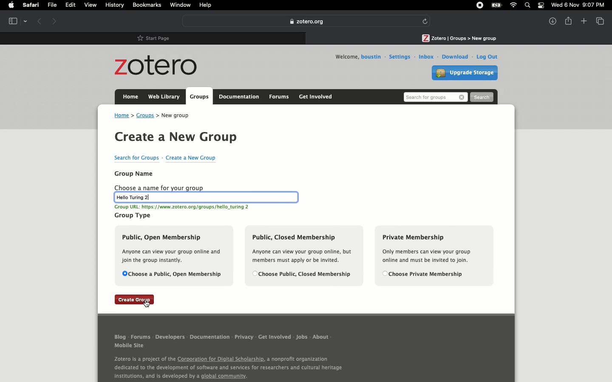 The height and width of the screenshot is (382, 612). Describe the element at coordinates (164, 96) in the screenshot. I see `Web library` at that location.